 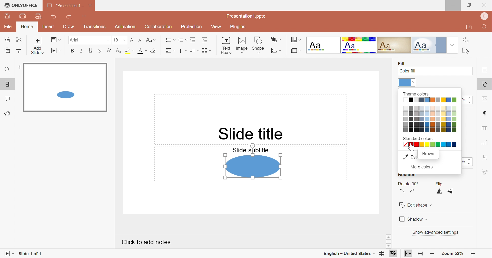 What do you see at coordinates (7, 17) in the screenshot?
I see `Save` at bounding box center [7, 17].